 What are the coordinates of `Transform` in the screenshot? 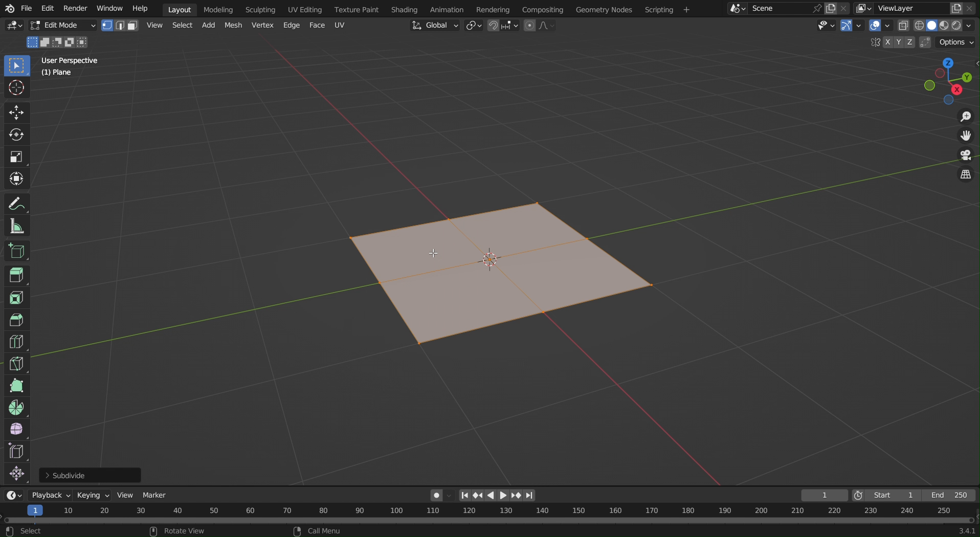 It's located at (18, 178).